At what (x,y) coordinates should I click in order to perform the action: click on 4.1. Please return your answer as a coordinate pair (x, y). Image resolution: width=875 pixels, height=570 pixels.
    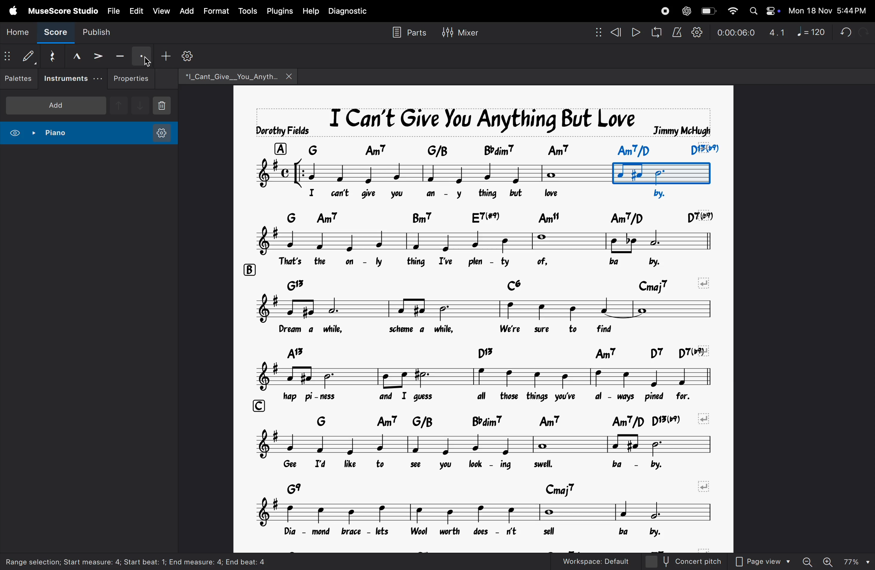
    Looking at the image, I should click on (777, 33).